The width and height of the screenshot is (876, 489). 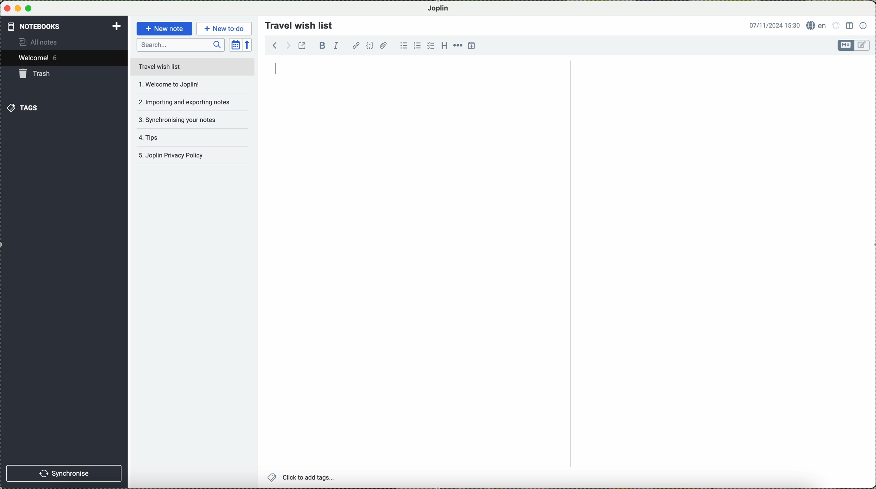 What do you see at coordinates (190, 157) in the screenshot?
I see `Joplin privacy policy` at bounding box center [190, 157].